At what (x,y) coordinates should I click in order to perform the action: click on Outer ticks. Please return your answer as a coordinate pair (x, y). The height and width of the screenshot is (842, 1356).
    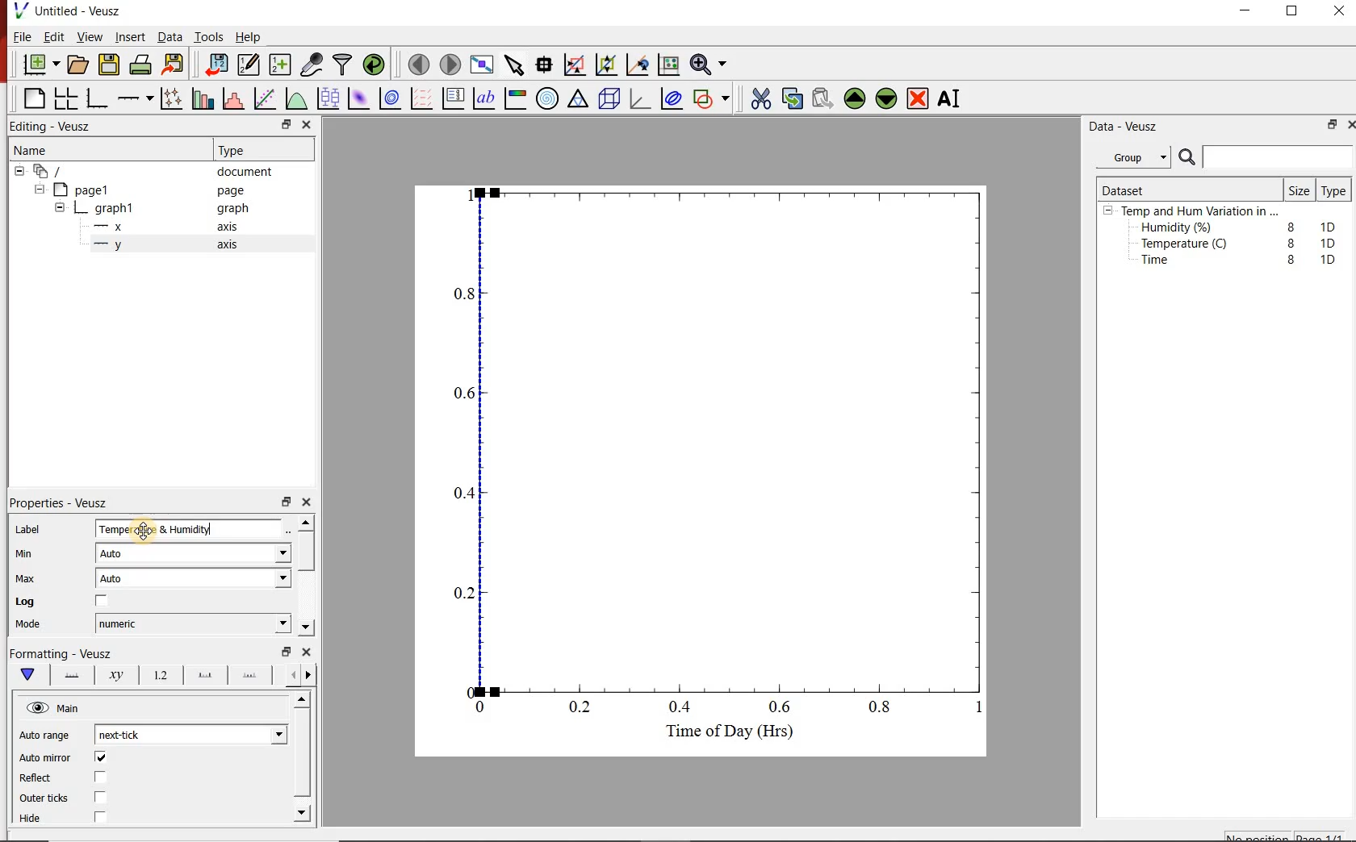
    Looking at the image, I should click on (78, 799).